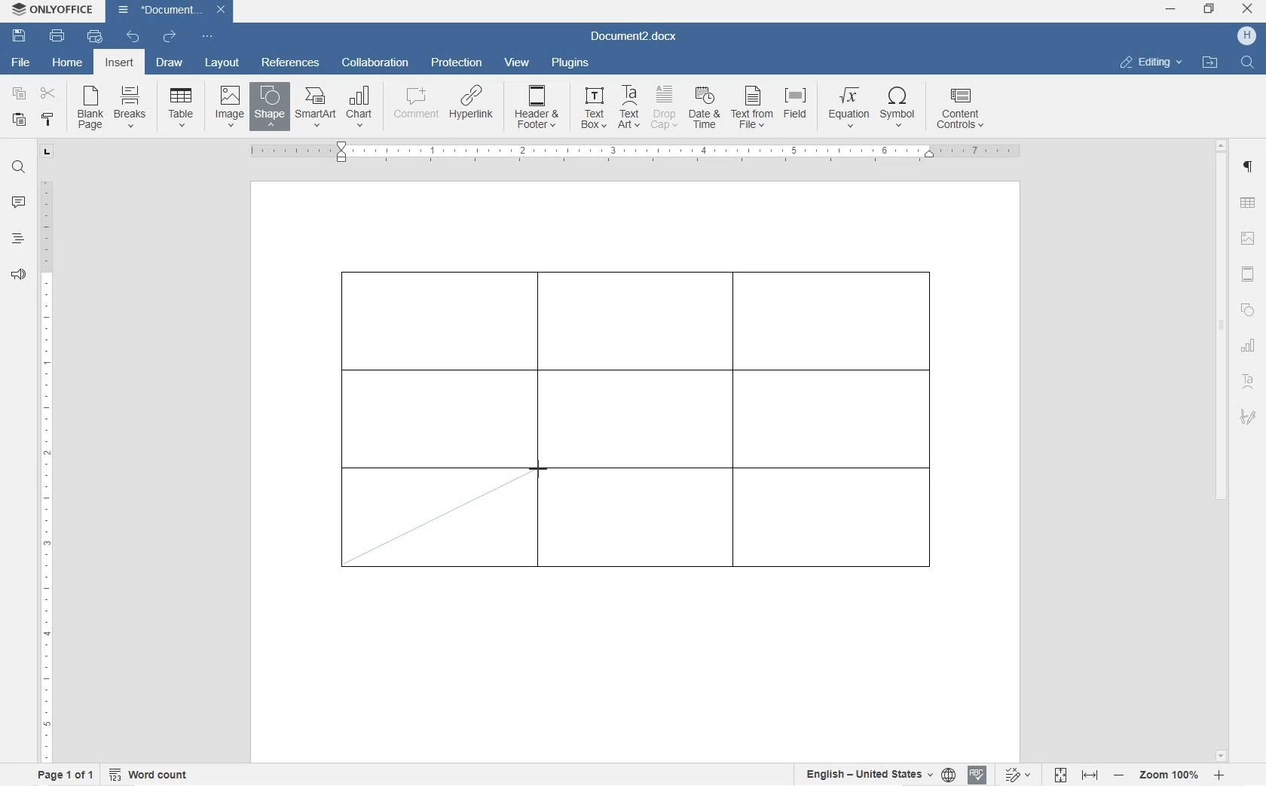  I want to click on undo, so click(132, 37).